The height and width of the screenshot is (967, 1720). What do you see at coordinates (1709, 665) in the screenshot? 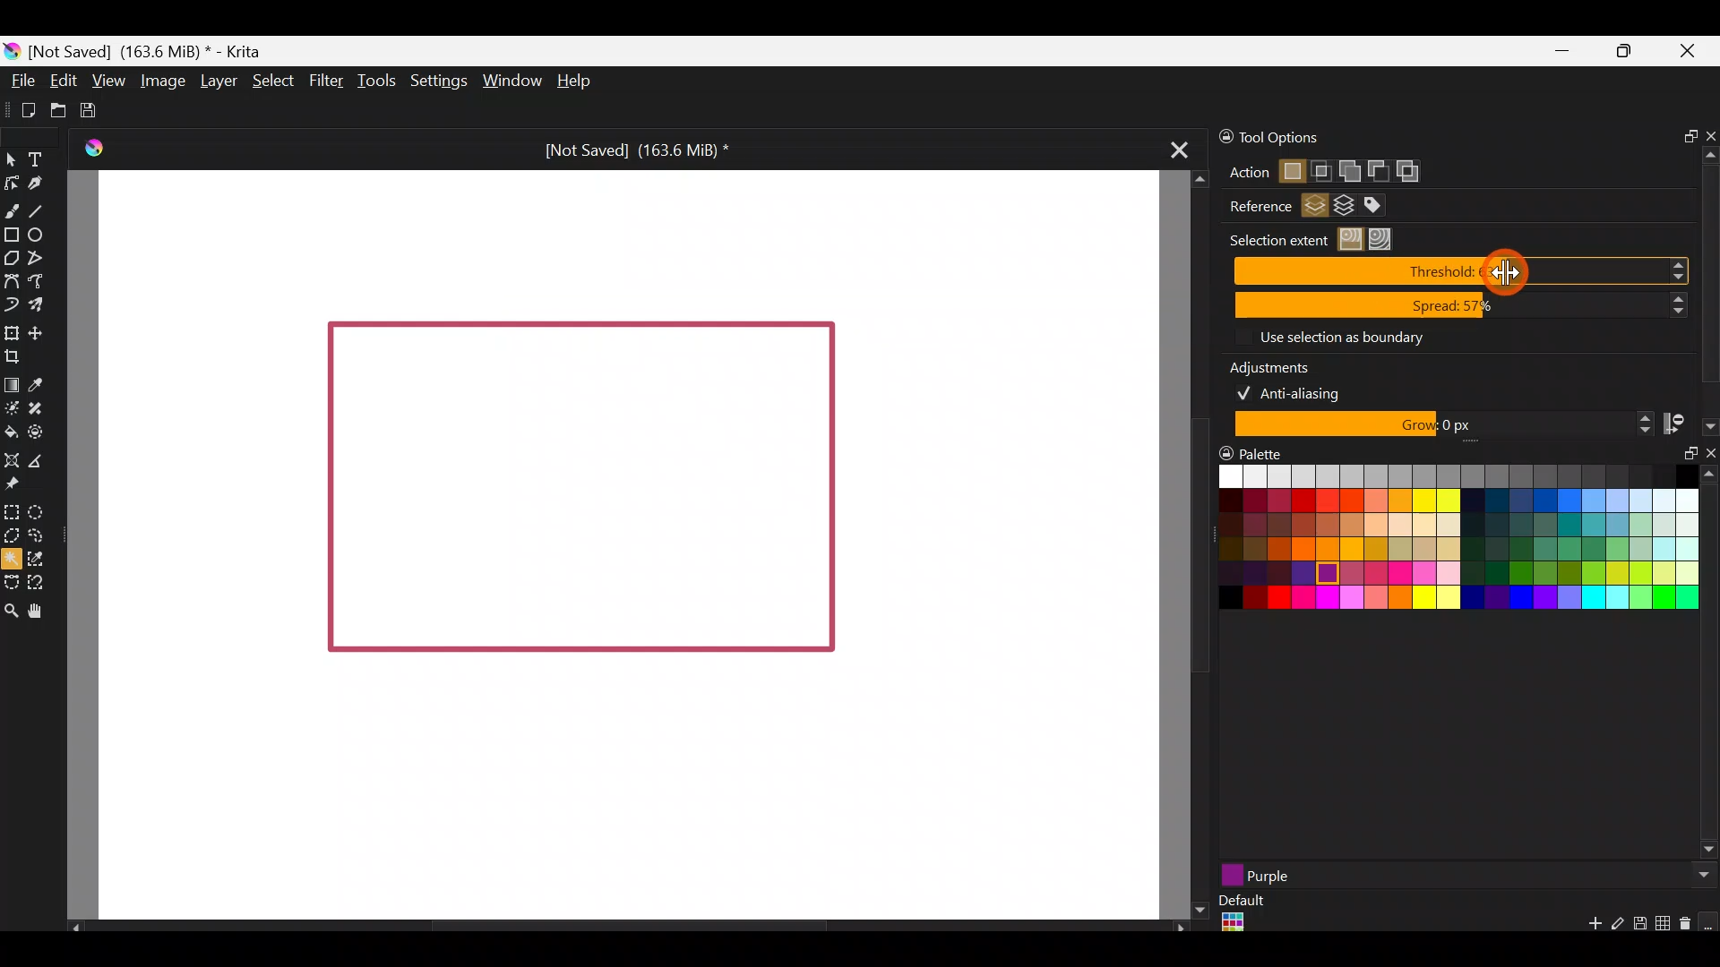
I see `Scroll bar` at bounding box center [1709, 665].